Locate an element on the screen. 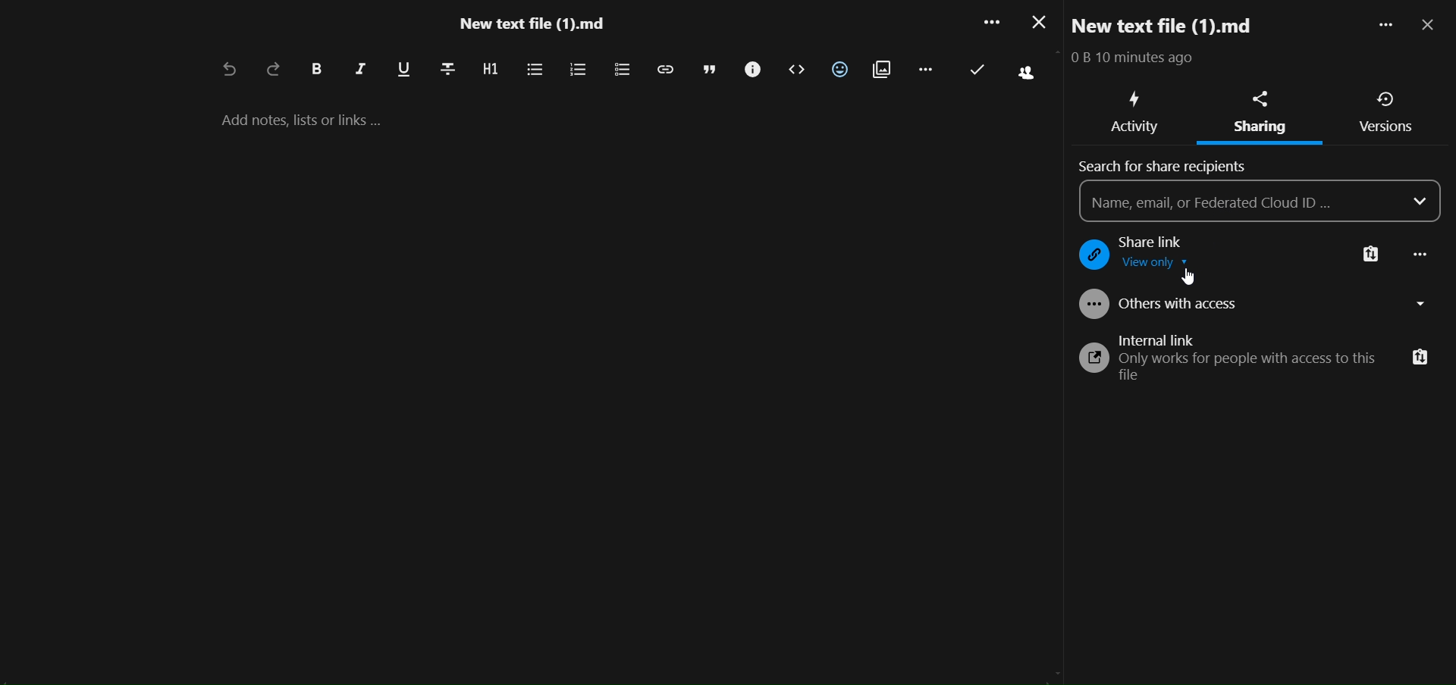 This screenshot has width=1456, height=685. text is located at coordinates (1141, 60).